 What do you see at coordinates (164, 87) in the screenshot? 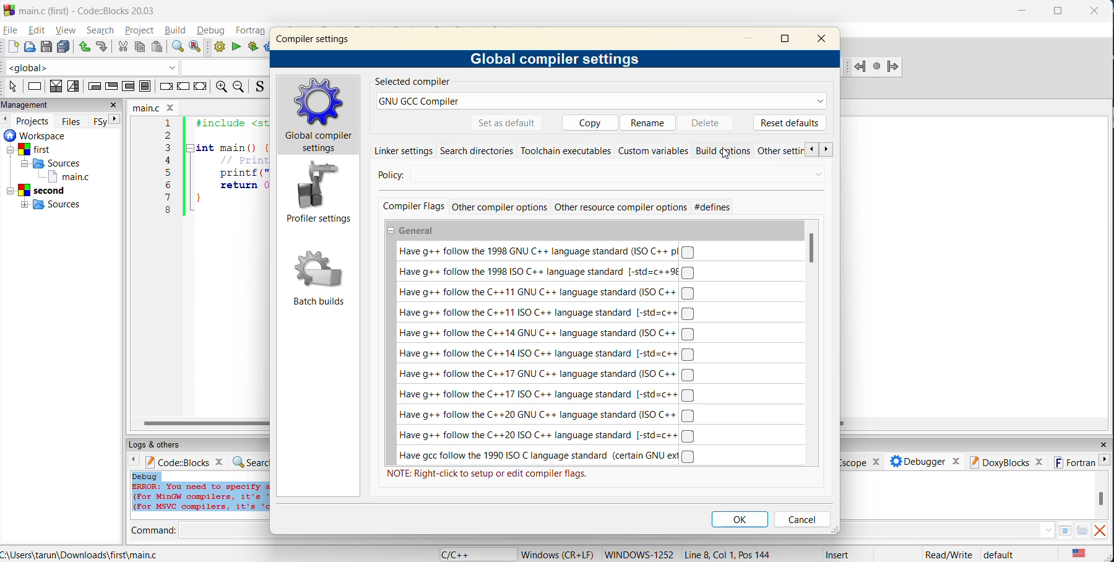
I see `break instruction` at bounding box center [164, 87].